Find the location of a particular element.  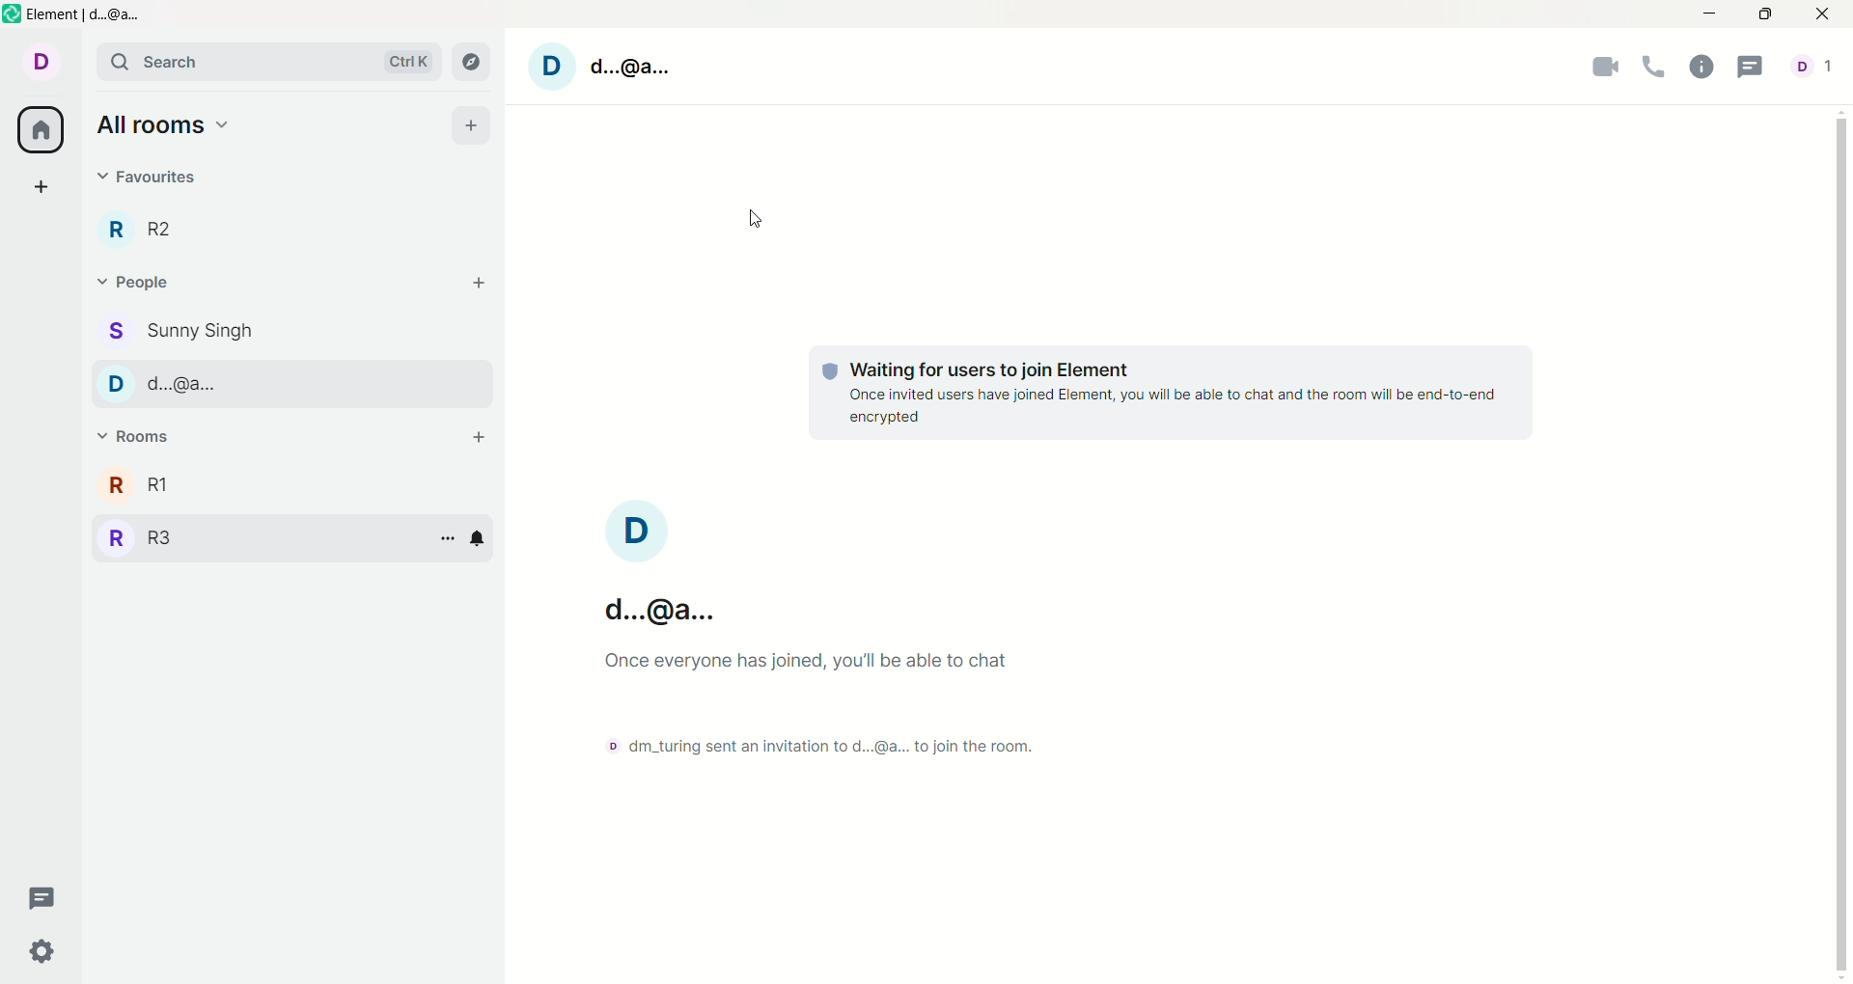

favorites is located at coordinates (148, 182).